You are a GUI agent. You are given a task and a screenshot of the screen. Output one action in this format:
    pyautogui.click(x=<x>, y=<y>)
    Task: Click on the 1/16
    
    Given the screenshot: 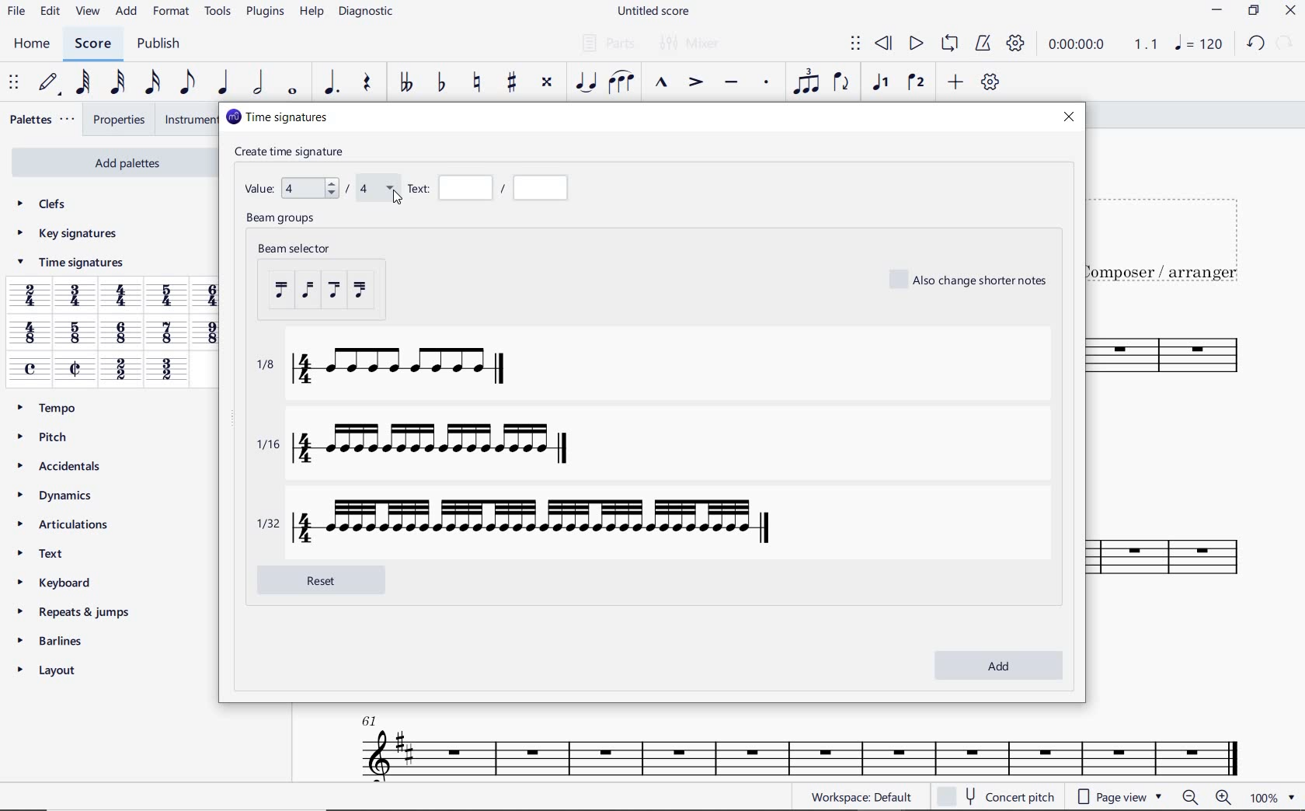 What is the action you would take?
    pyautogui.click(x=438, y=446)
    